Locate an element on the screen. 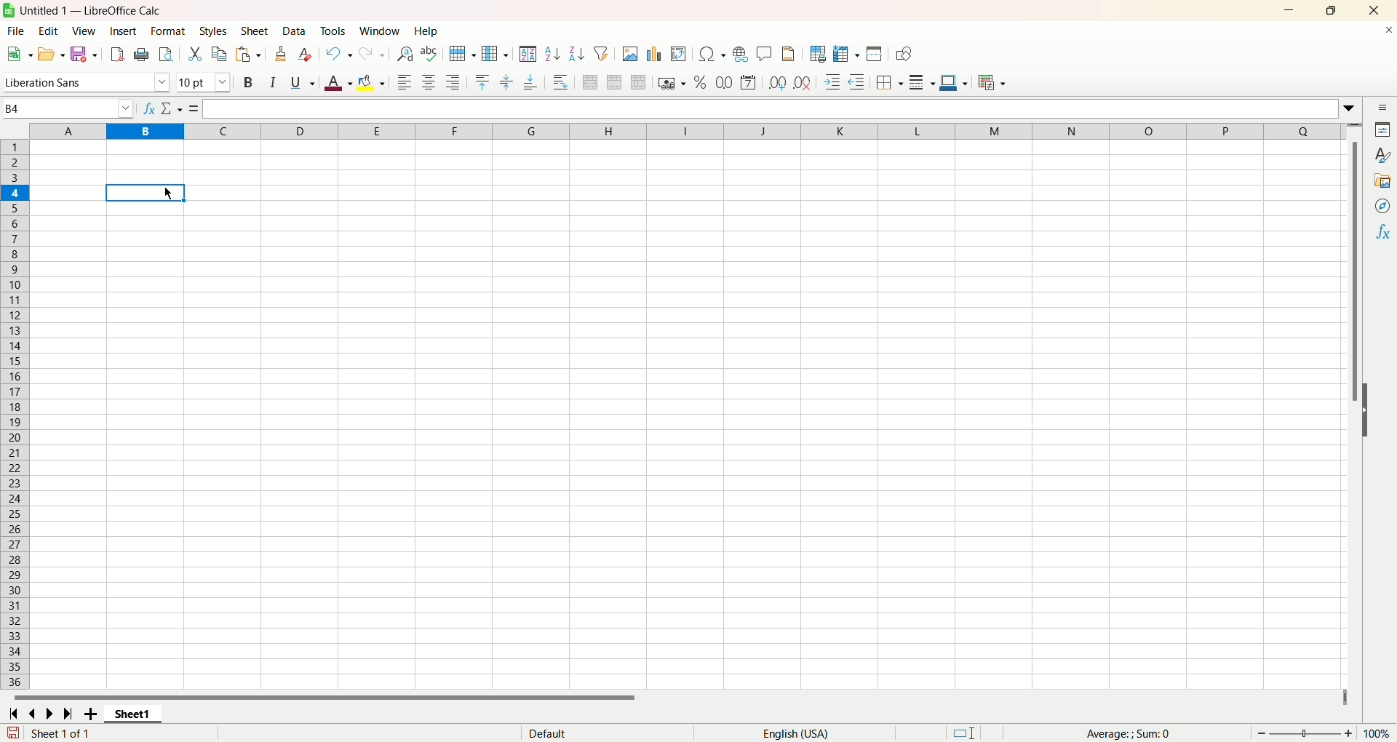  navigator is located at coordinates (1383, 206).